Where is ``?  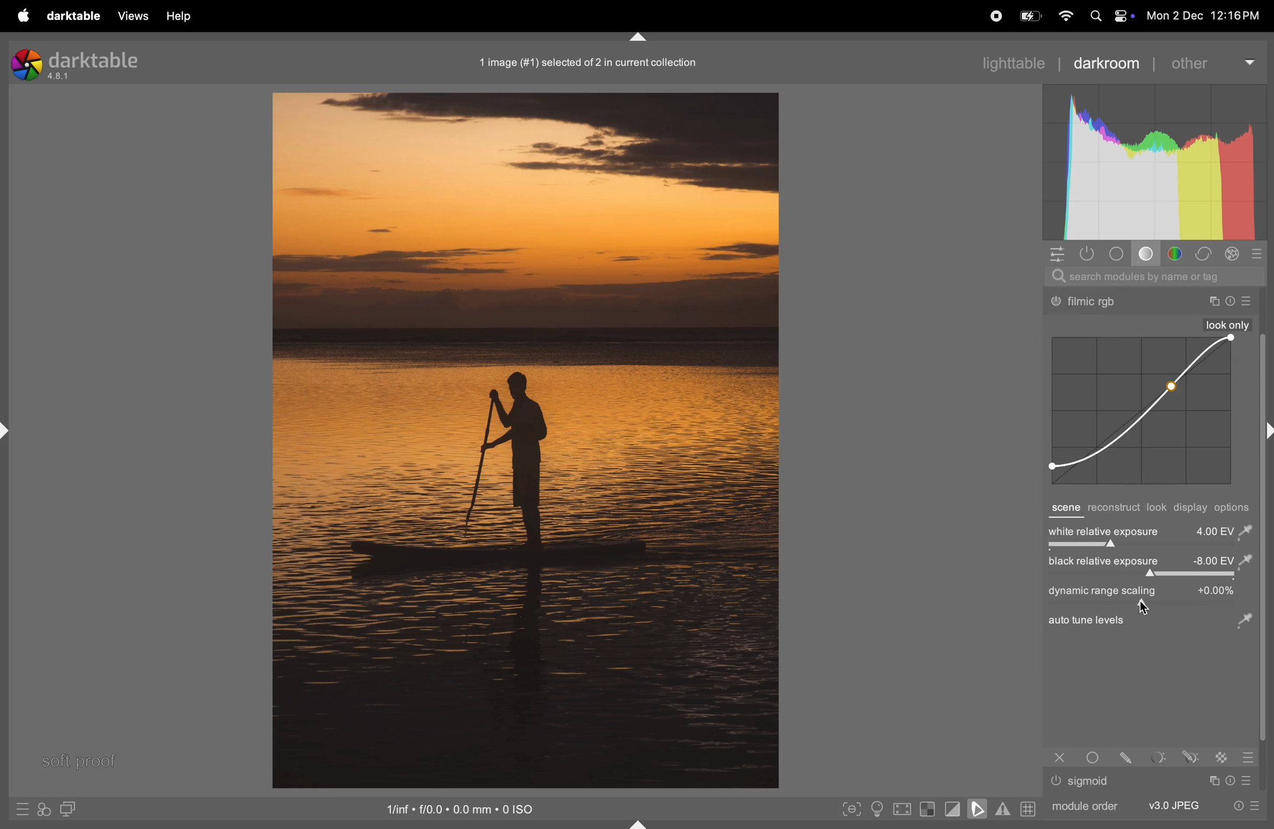
 is located at coordinates (1231, 302).